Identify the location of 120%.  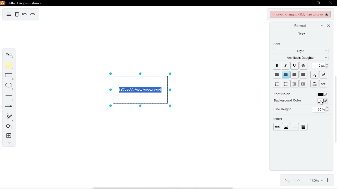
(319, 109).